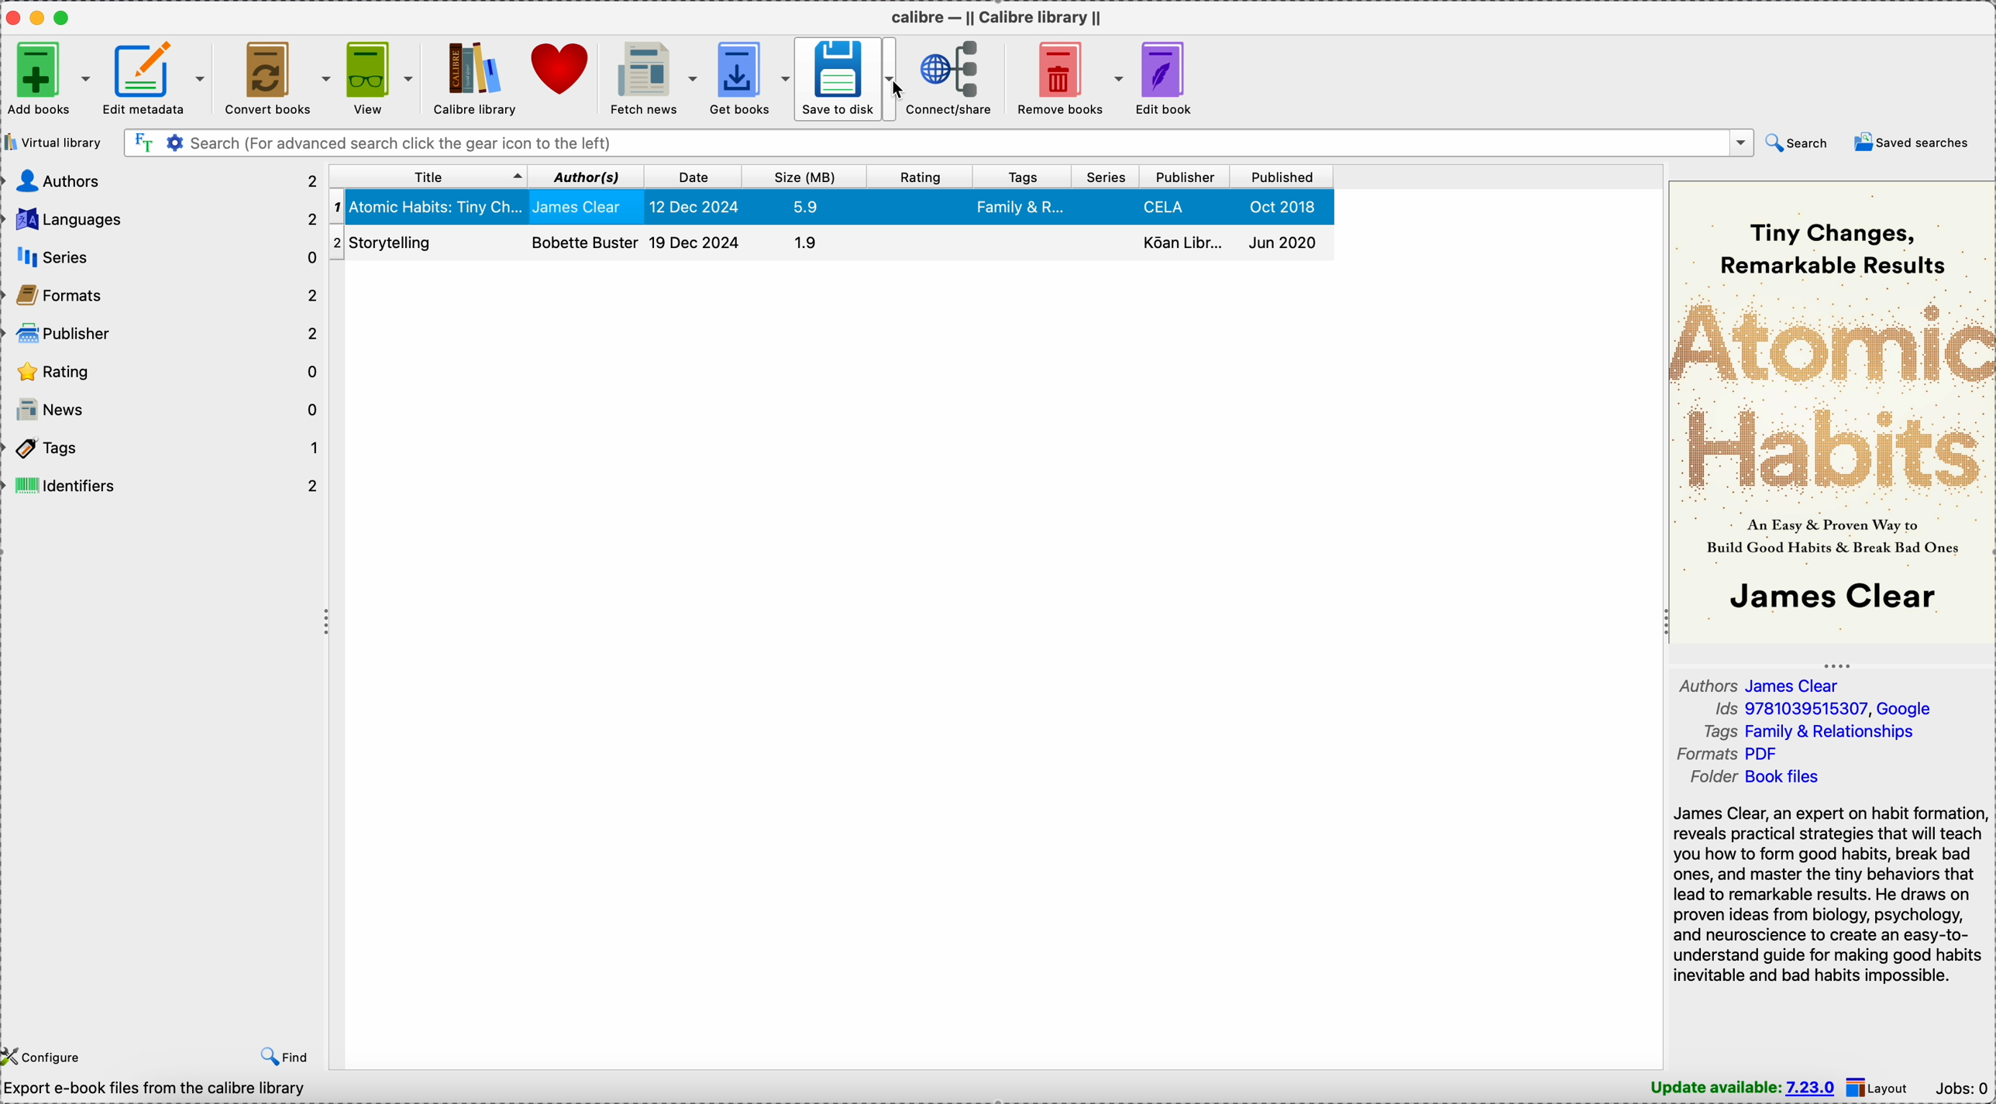  Describe the element at coordinates (945, 77) in the screenshot. I see `connect/share` at that location.